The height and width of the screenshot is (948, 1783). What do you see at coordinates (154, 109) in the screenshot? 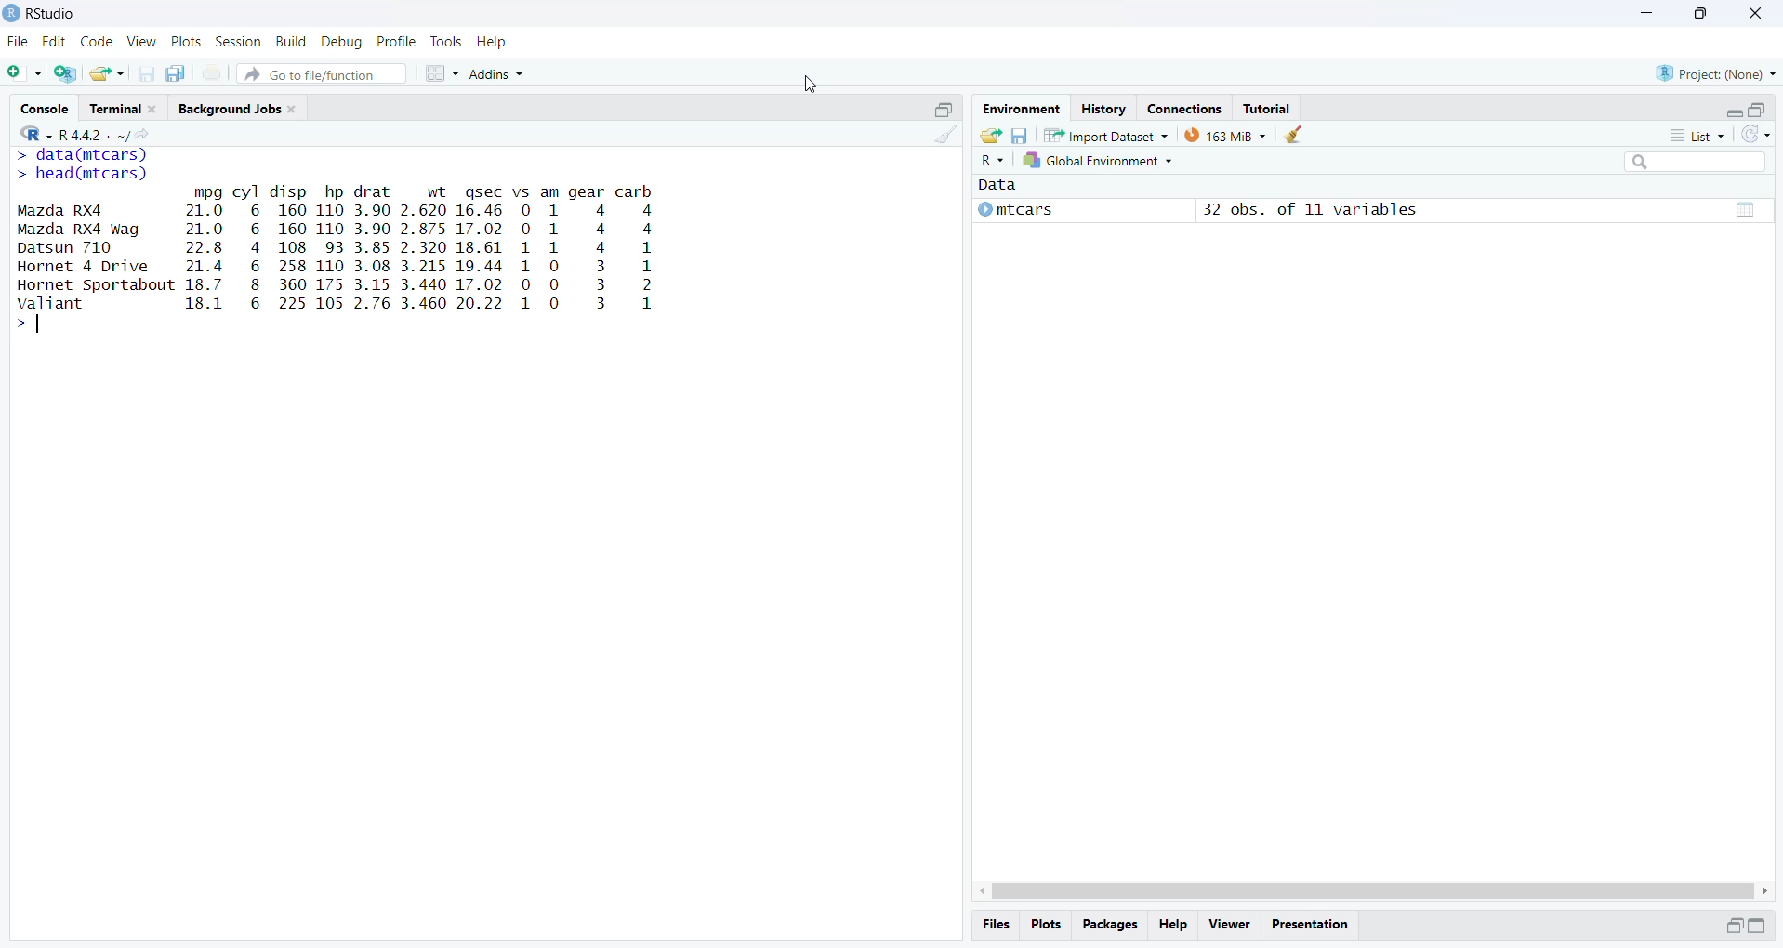
I see `close` at bounding box center [154, 109].